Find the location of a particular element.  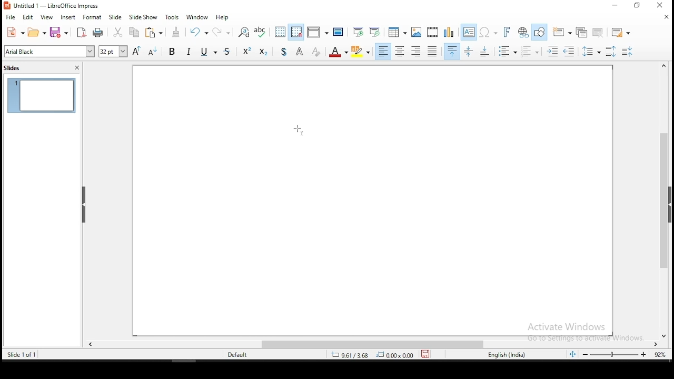

Underline is located at coordinates (208, 51).